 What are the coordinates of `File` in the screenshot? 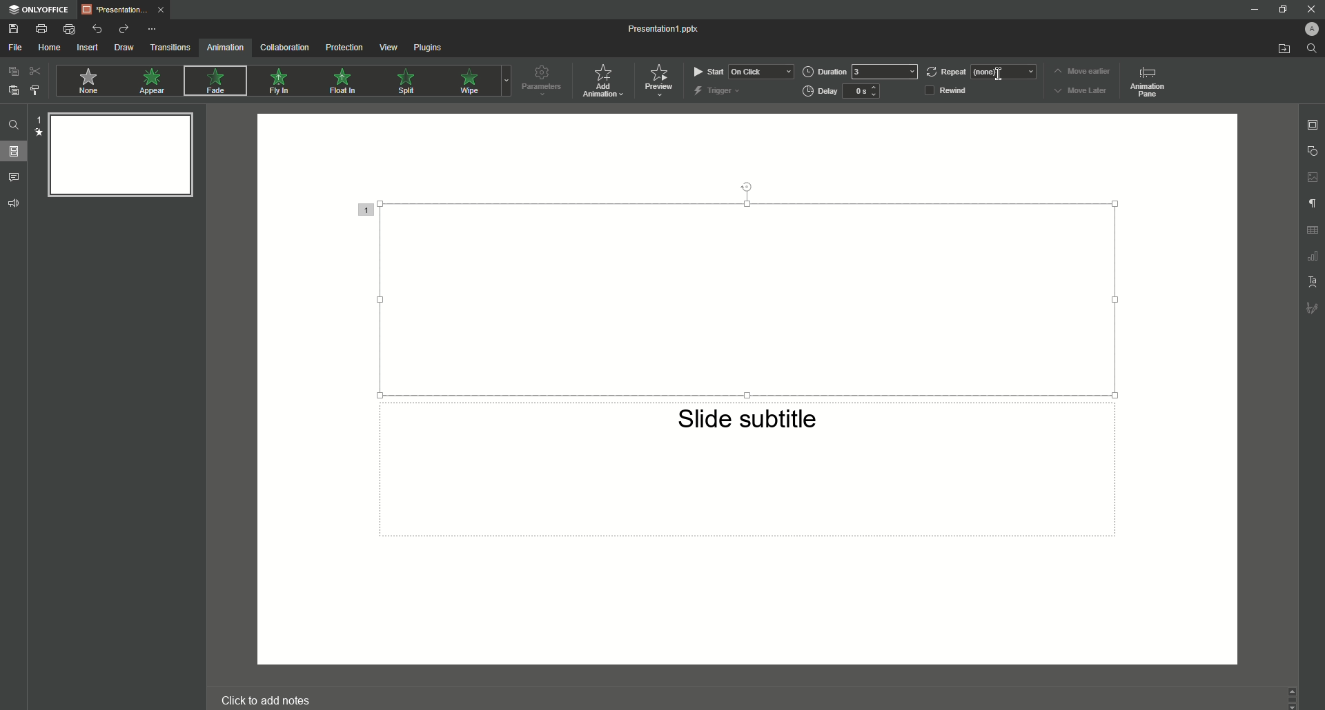 It's located at (17, 48).